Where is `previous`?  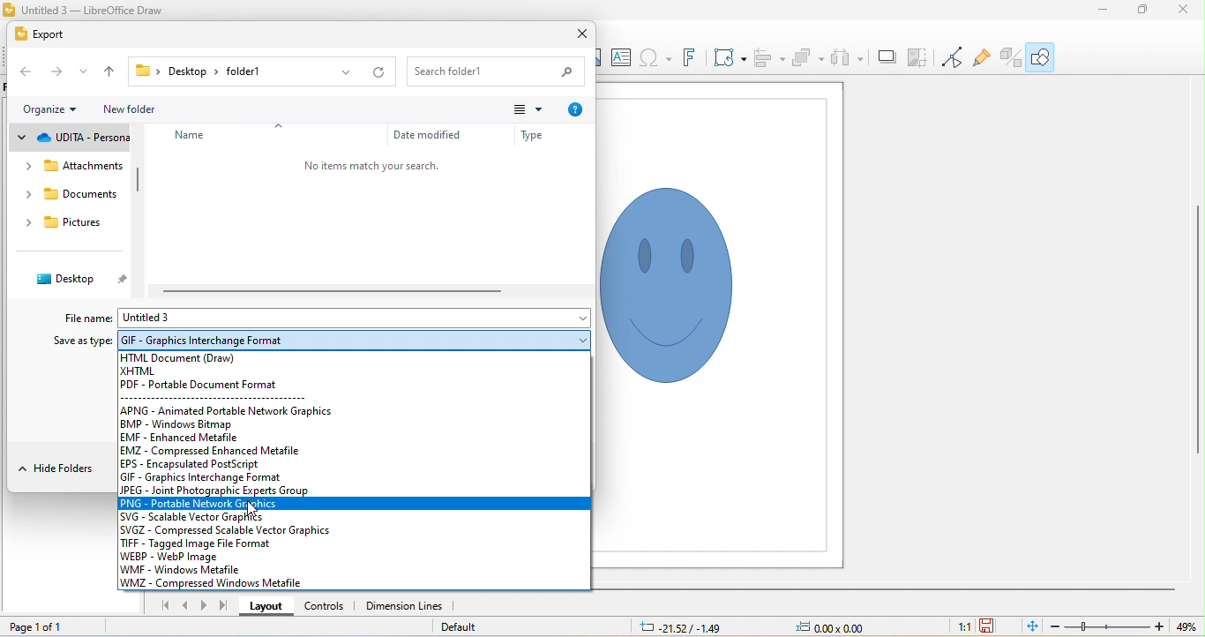
previous is located at coordinates (185, 606).